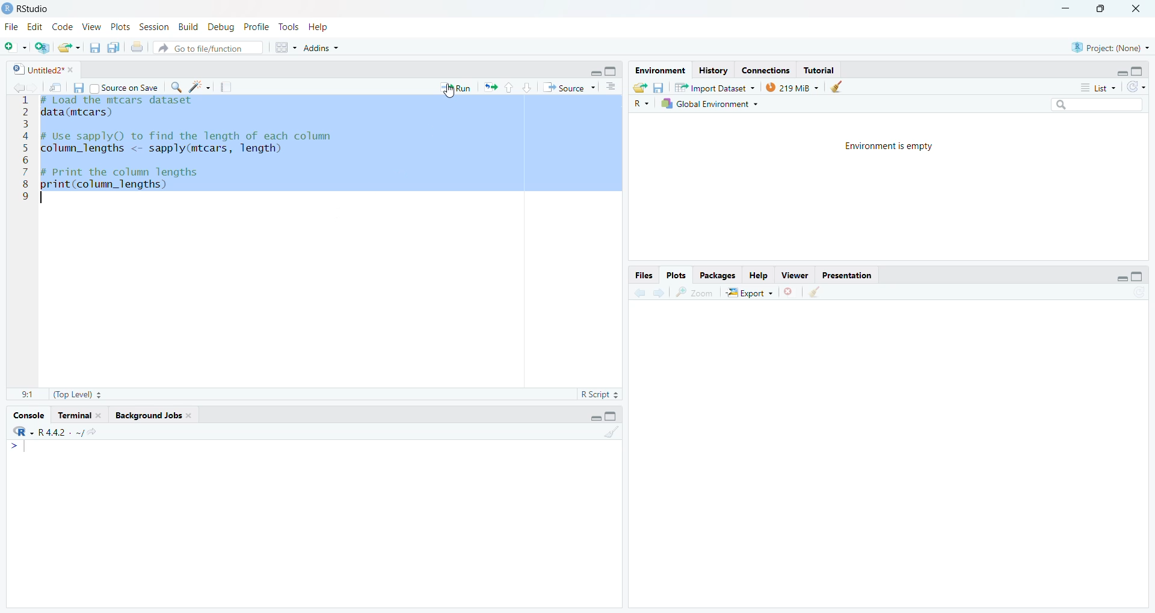 The width and height of the screenshot is (1155, 613). I want to click on List, so click(1098, 87).